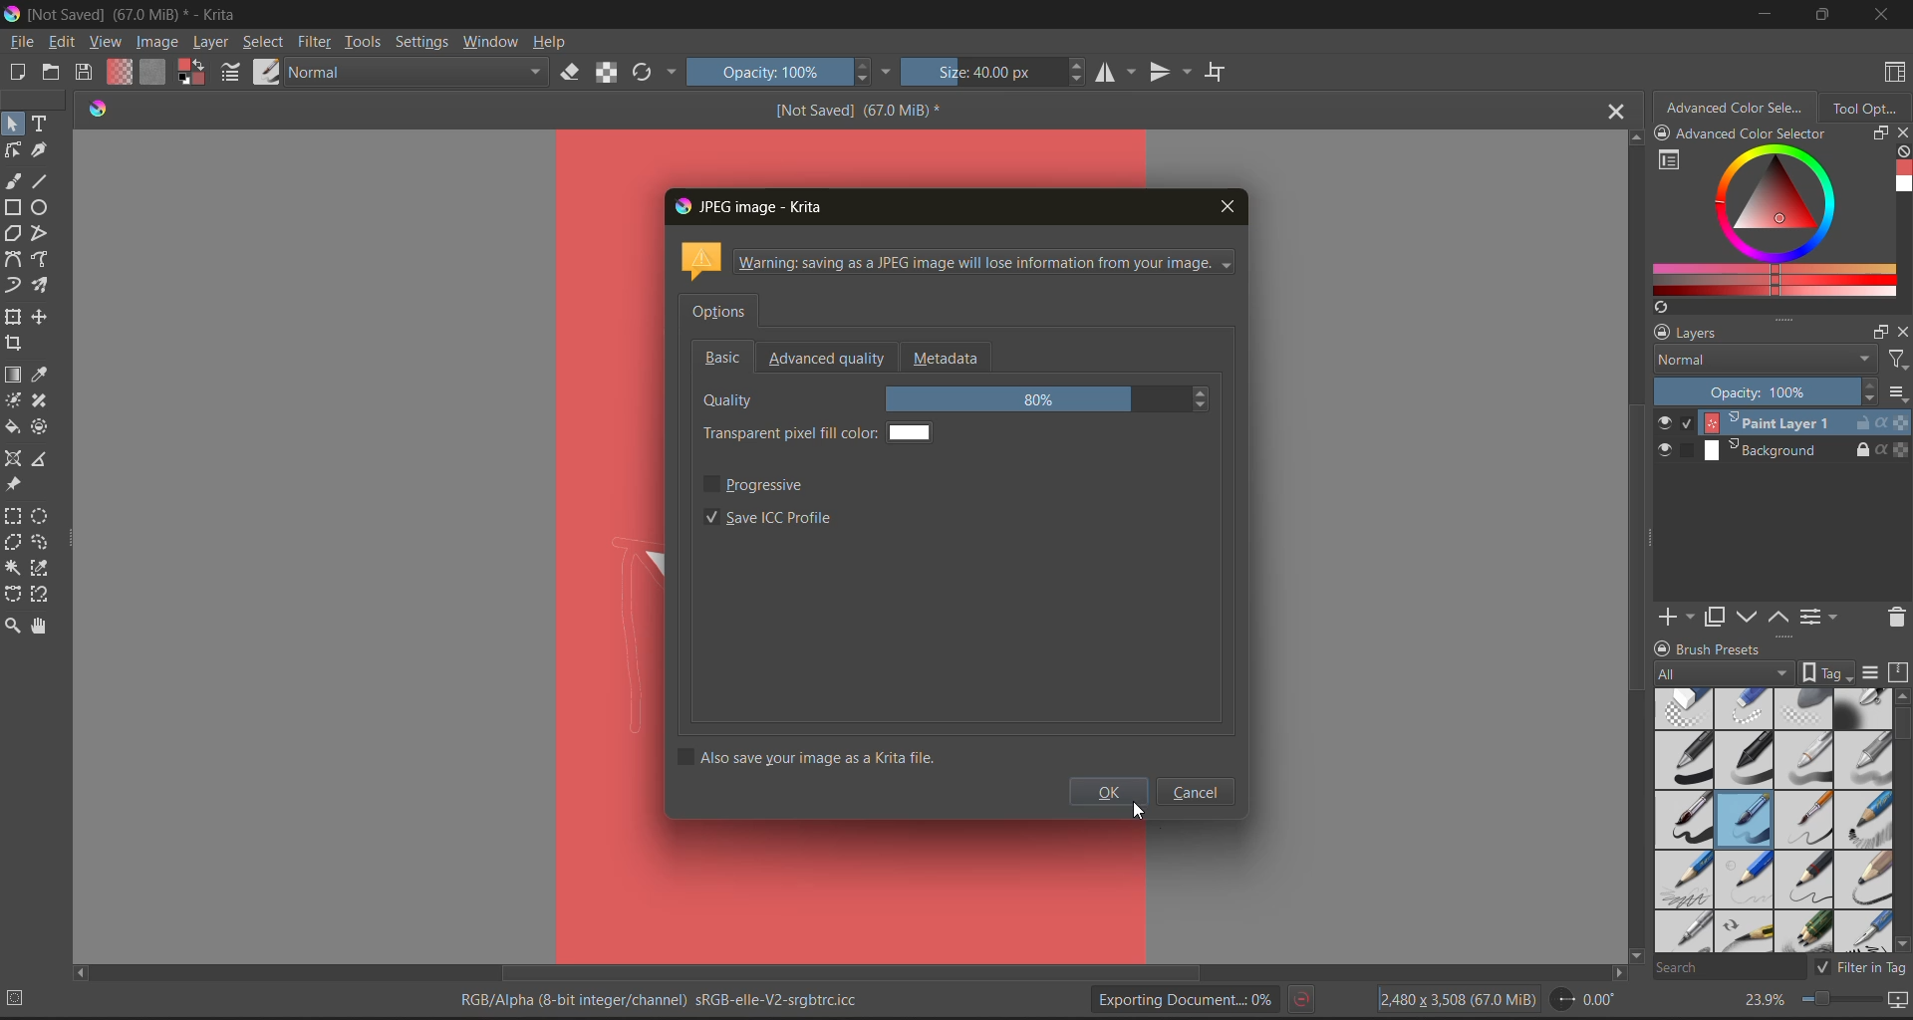 Image resolution: width=1913 pixels, height=1020 pixels. Describe the element at coordinates (40, 151) in the screenshot. I see `tools` at that location.